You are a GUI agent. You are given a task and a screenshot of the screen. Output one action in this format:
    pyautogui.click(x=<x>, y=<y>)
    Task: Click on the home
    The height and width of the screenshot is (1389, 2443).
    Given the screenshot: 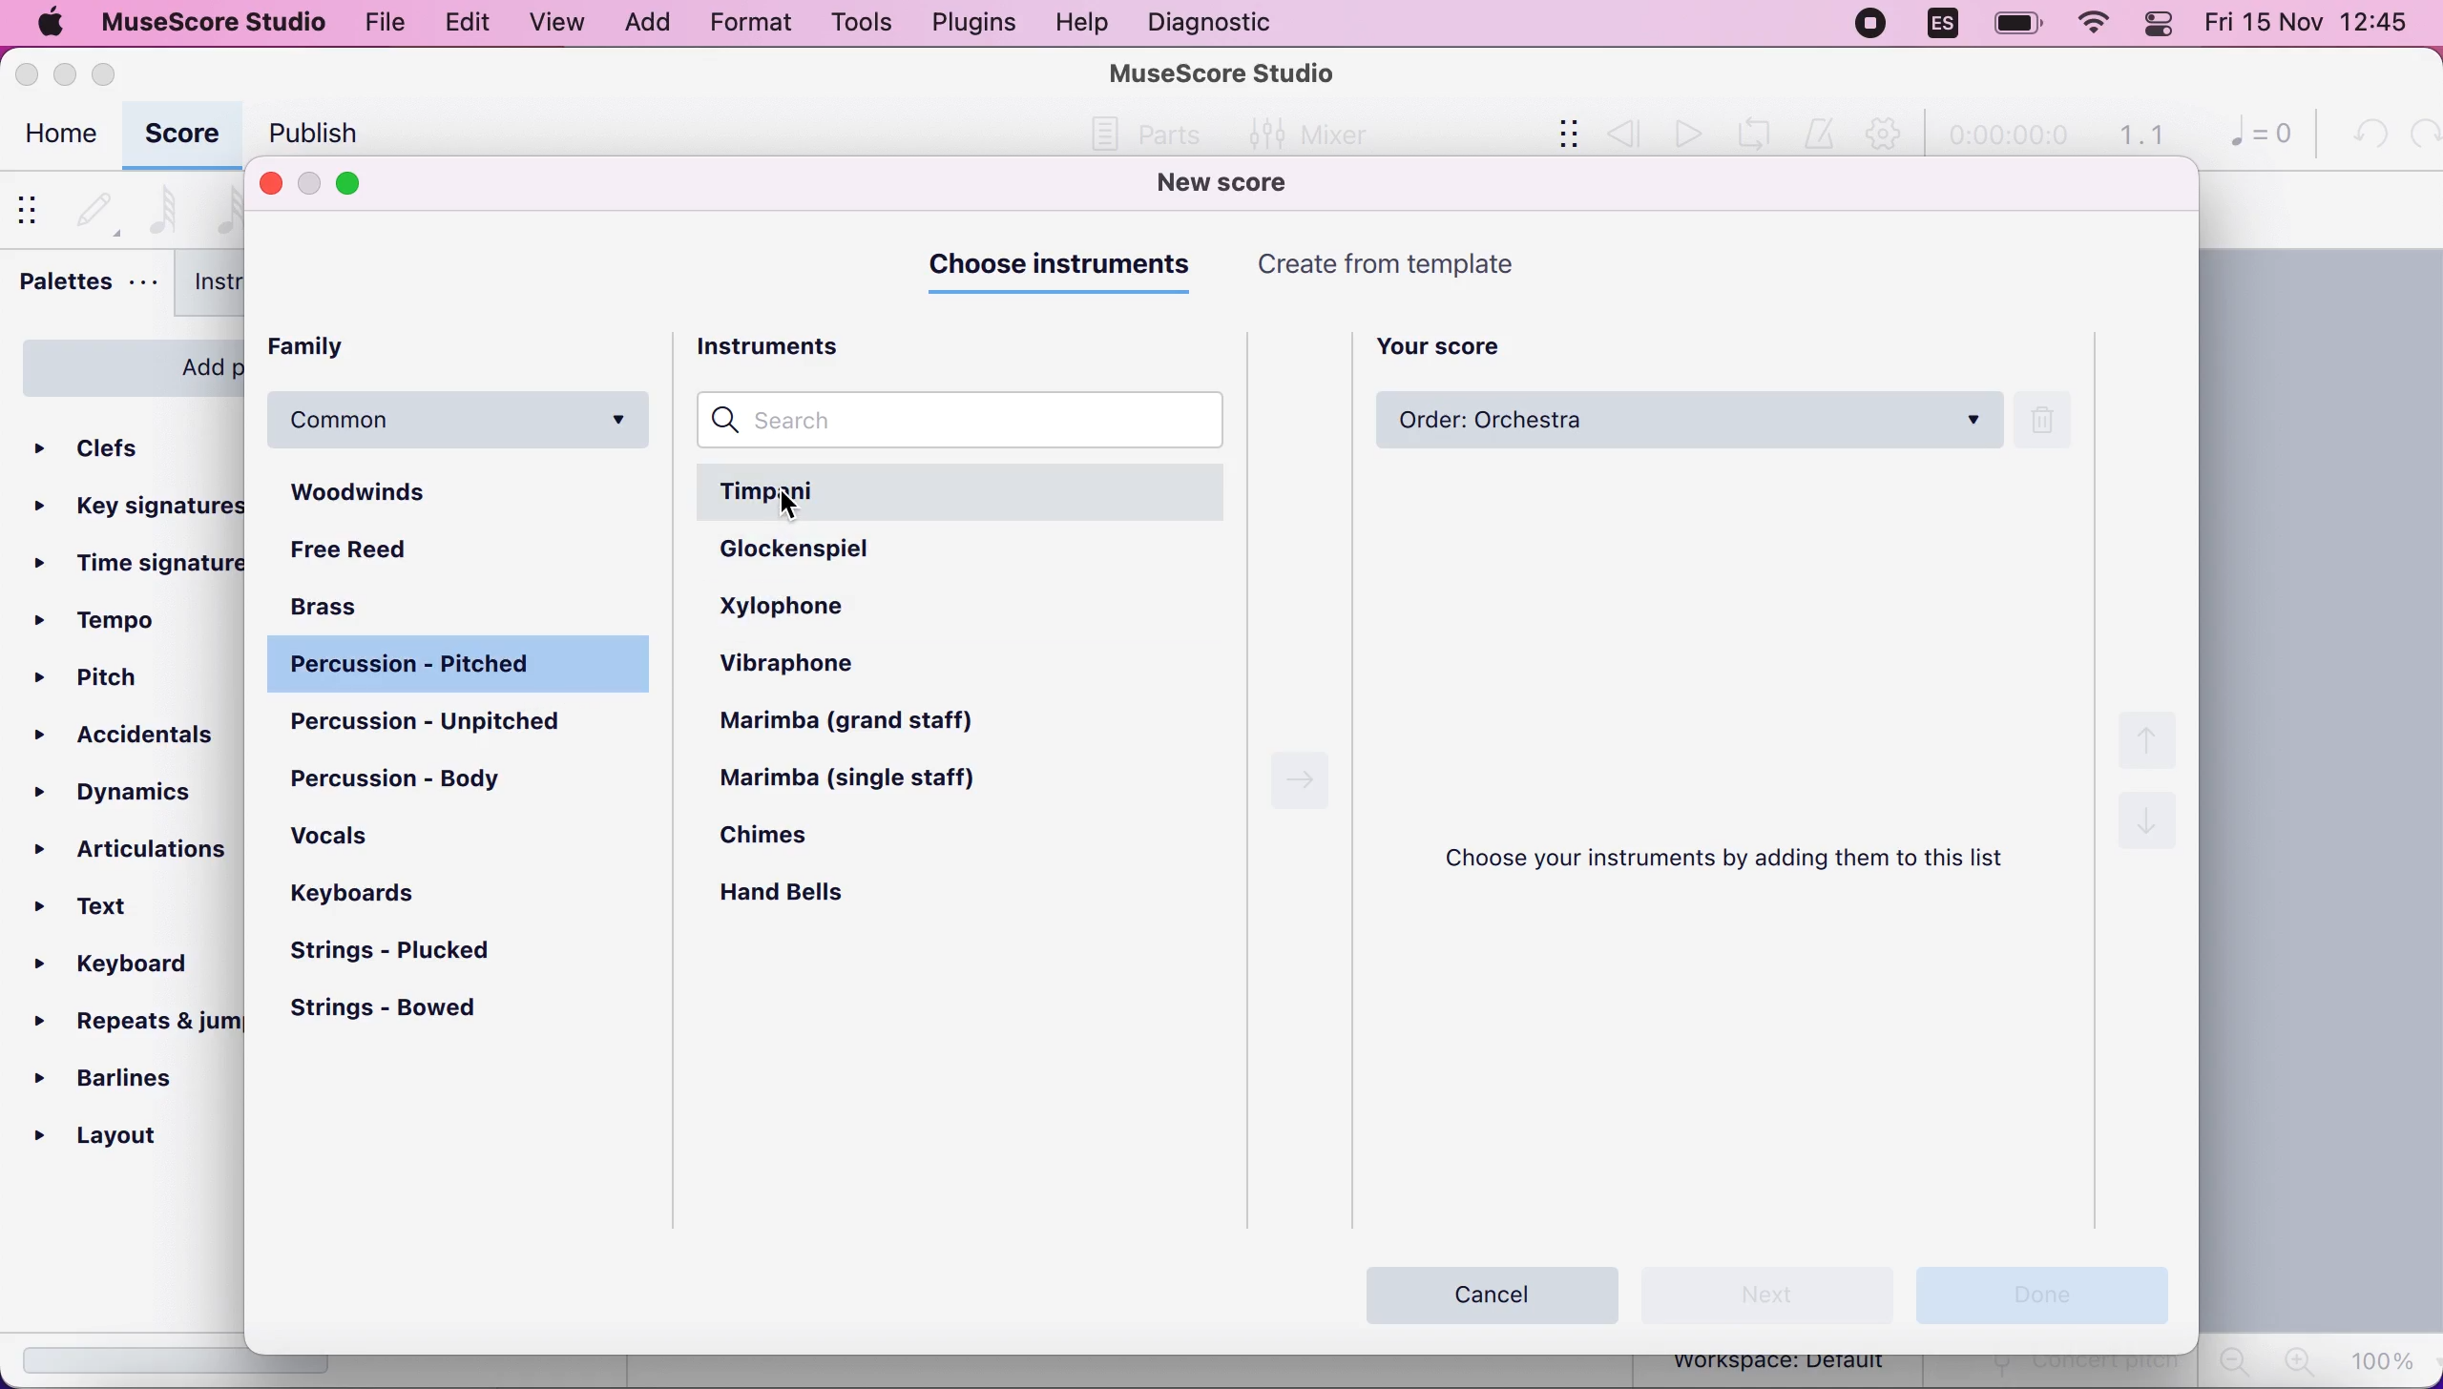 What is the action you would take?
    pyautogui.click(x=58, y=137)
    